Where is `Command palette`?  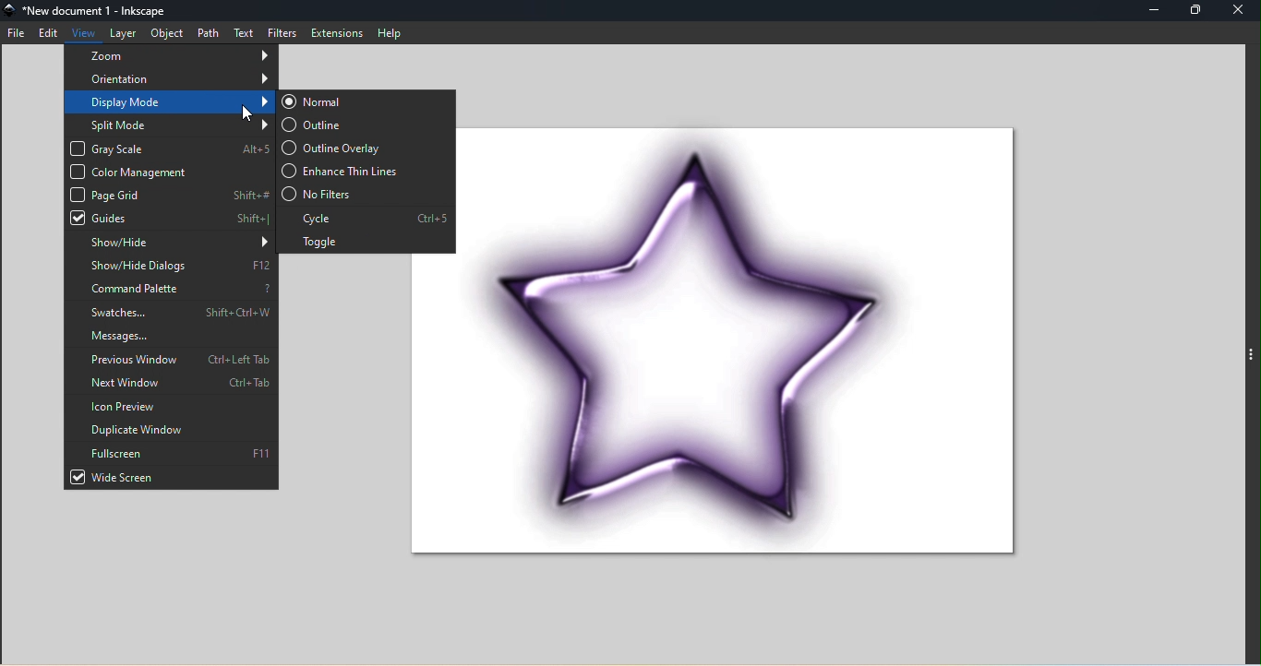 Command palette is located at coordinates (172, 289).